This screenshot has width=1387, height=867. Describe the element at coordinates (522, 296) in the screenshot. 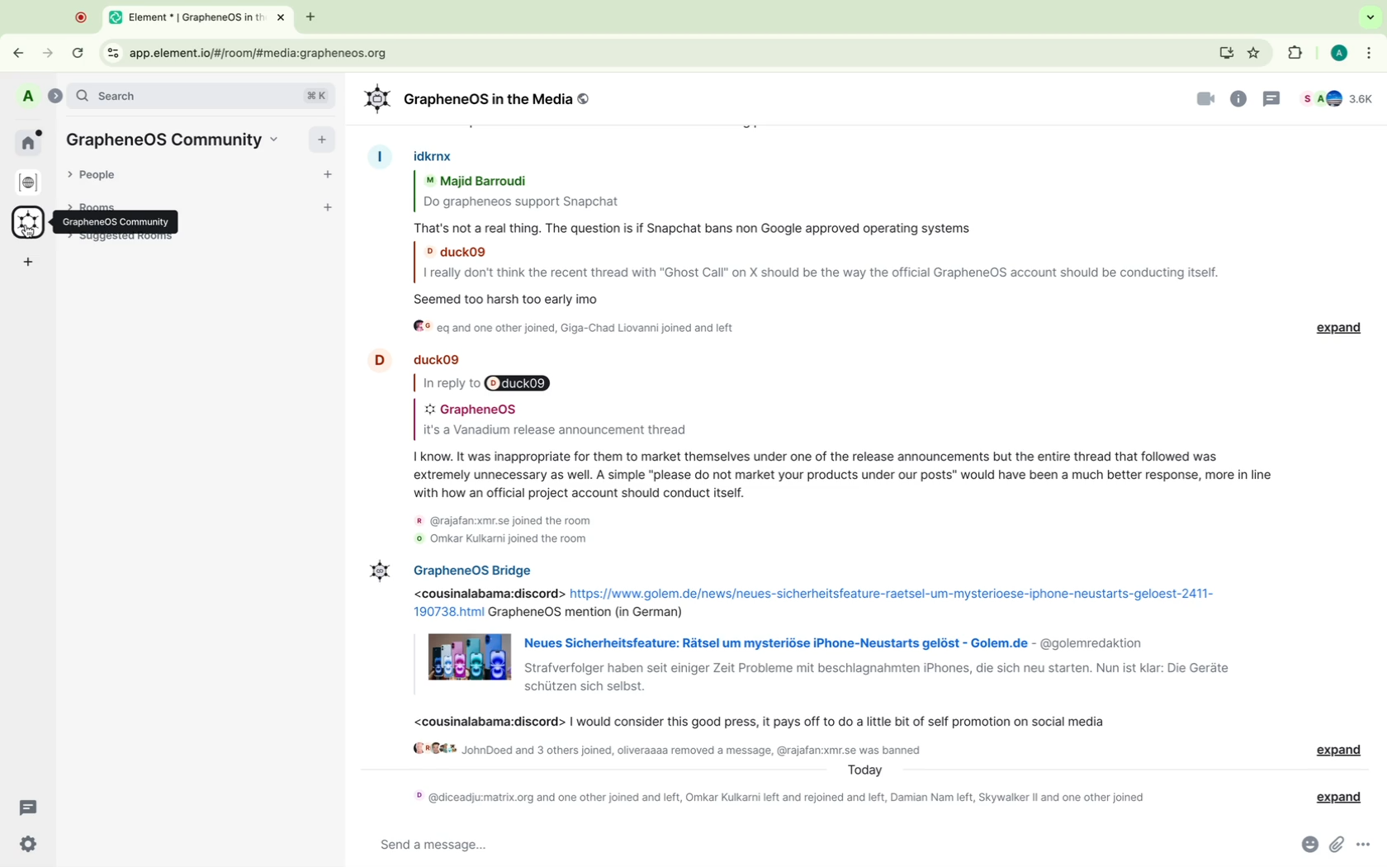

I see `seemed too harsh too early IMO` at that location.